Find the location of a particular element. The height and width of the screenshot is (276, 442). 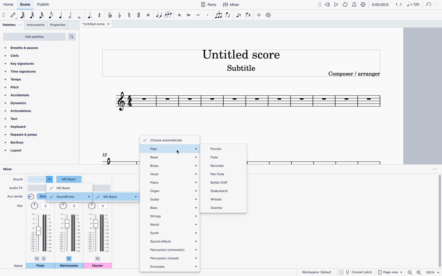

pan is located at coordinates (41, 232).